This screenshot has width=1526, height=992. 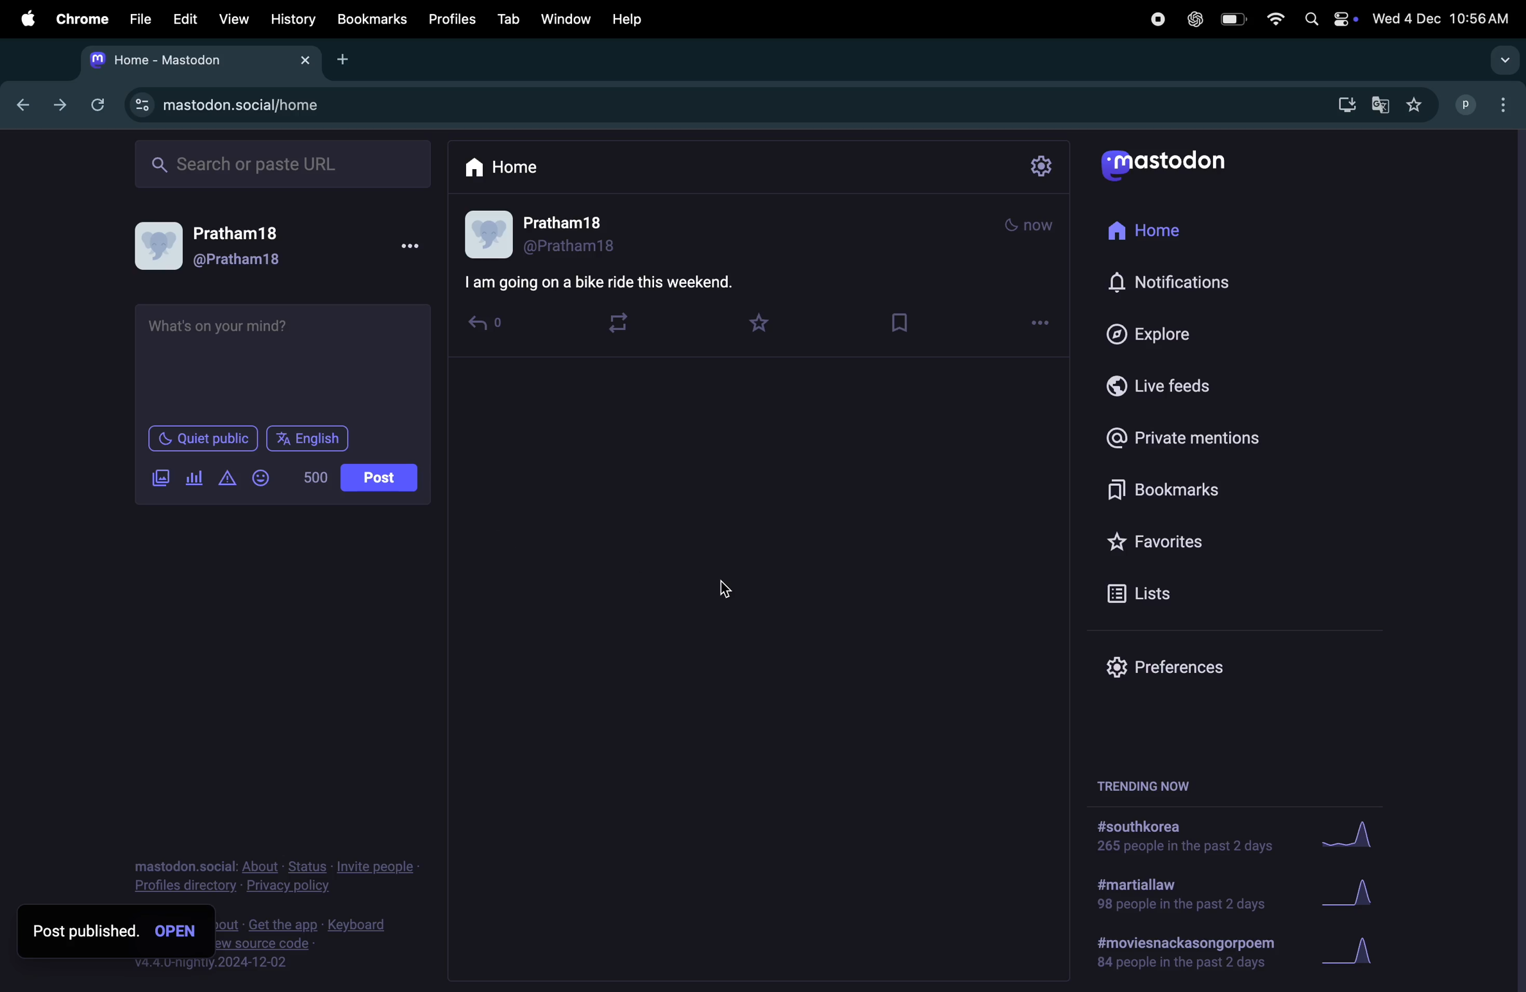 I want to click on Privacy and policy, so click(x=287, y=876).